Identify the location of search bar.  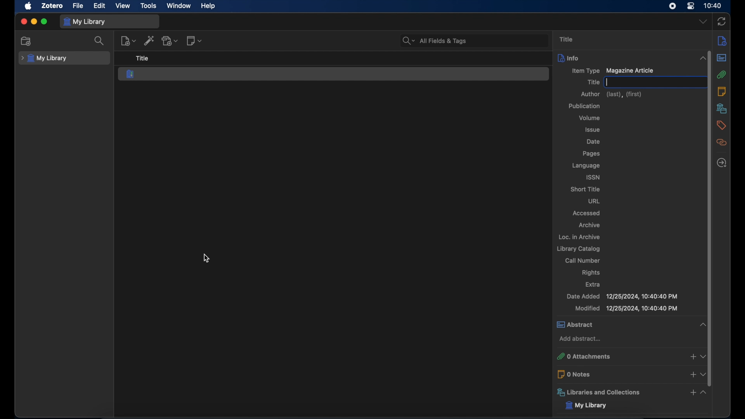
(435, 41).